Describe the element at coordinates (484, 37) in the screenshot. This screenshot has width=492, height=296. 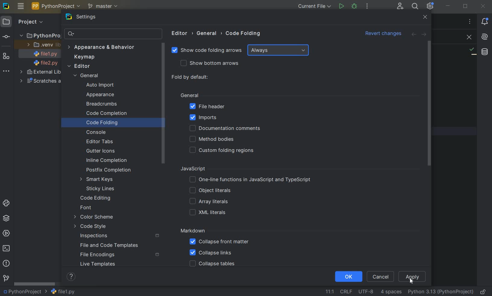
I see `AI ASSISTANT` at that location.